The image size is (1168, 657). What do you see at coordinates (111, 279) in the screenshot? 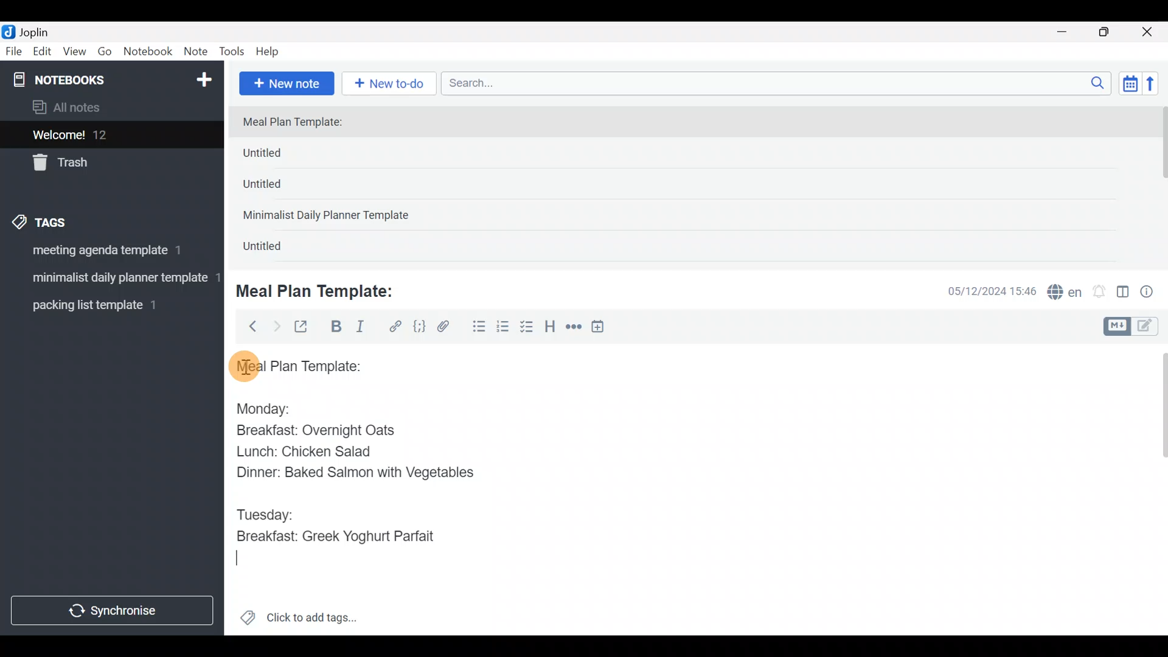
I see `Tag 2` at bounding box center [111, 279].